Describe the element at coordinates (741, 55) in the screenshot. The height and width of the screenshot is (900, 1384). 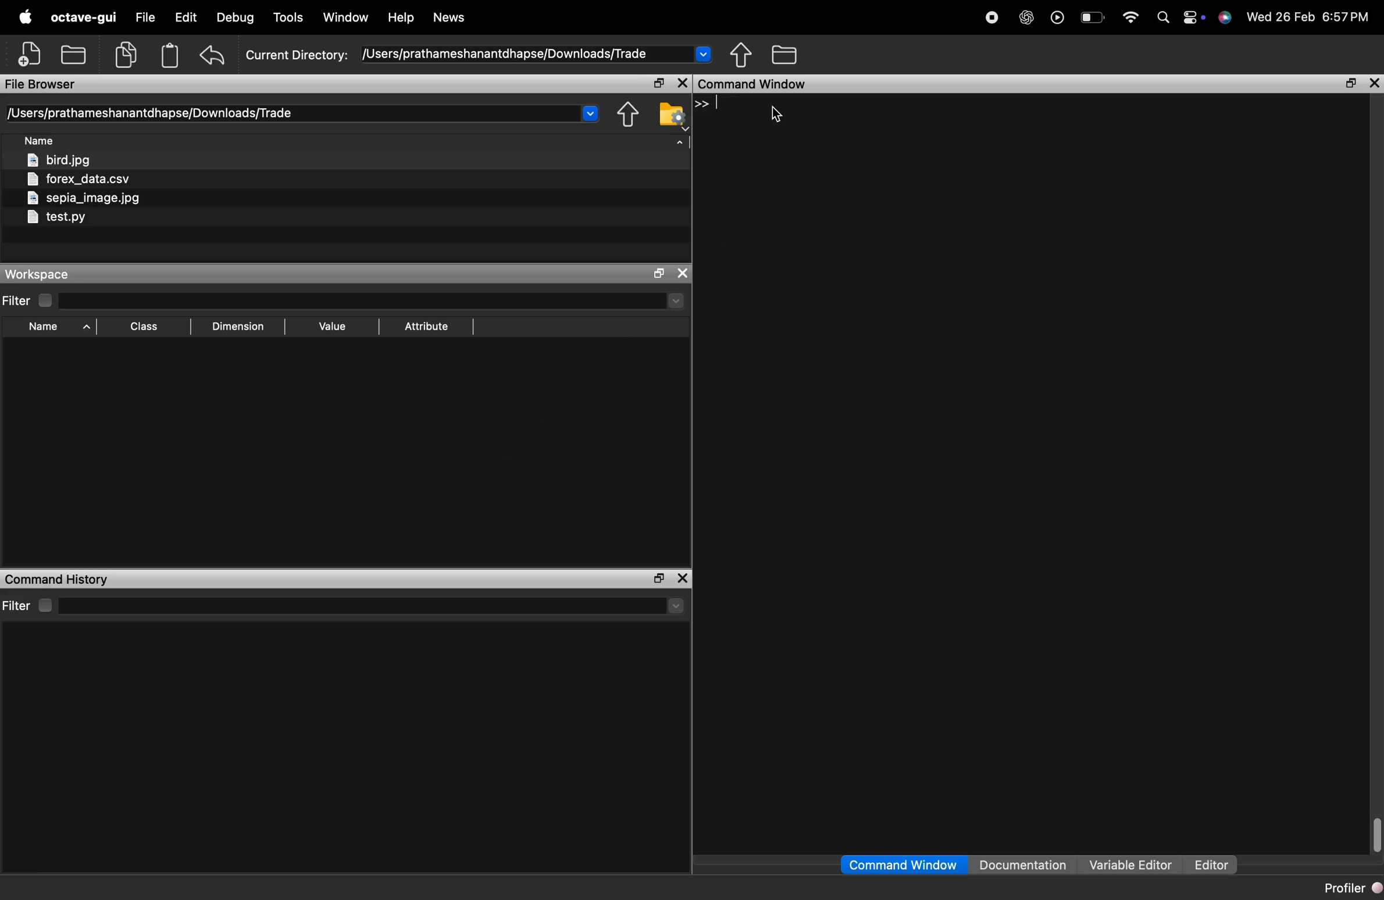
I see `one directory up` at that location.